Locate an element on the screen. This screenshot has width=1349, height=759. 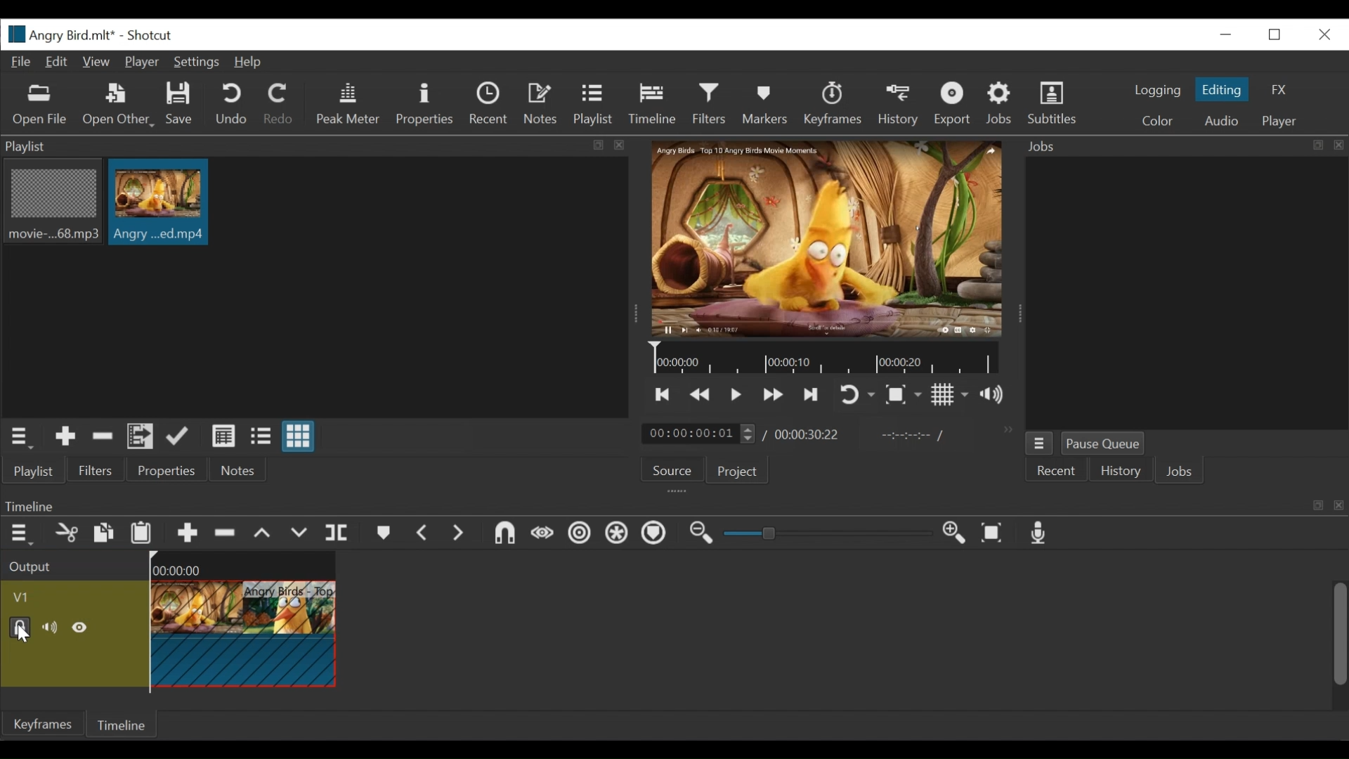
Skip to the next point is located at coordinates (811, 395).